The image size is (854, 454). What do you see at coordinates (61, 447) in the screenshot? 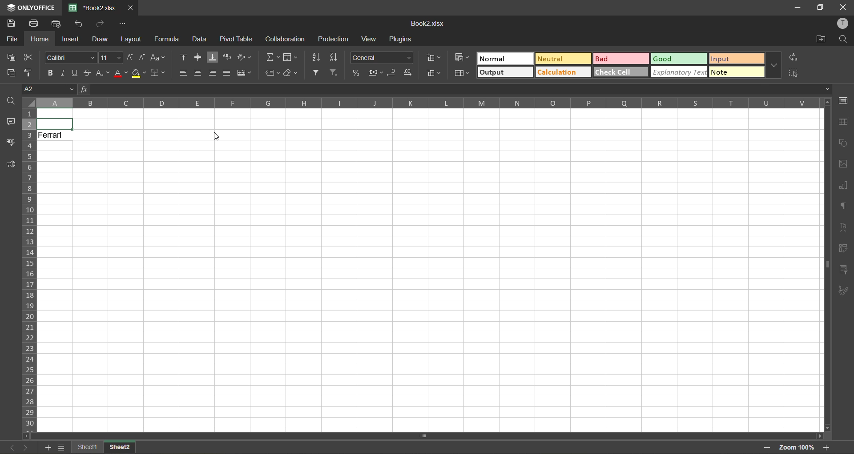
I see `sheet list` at bounding box center [61, 447].